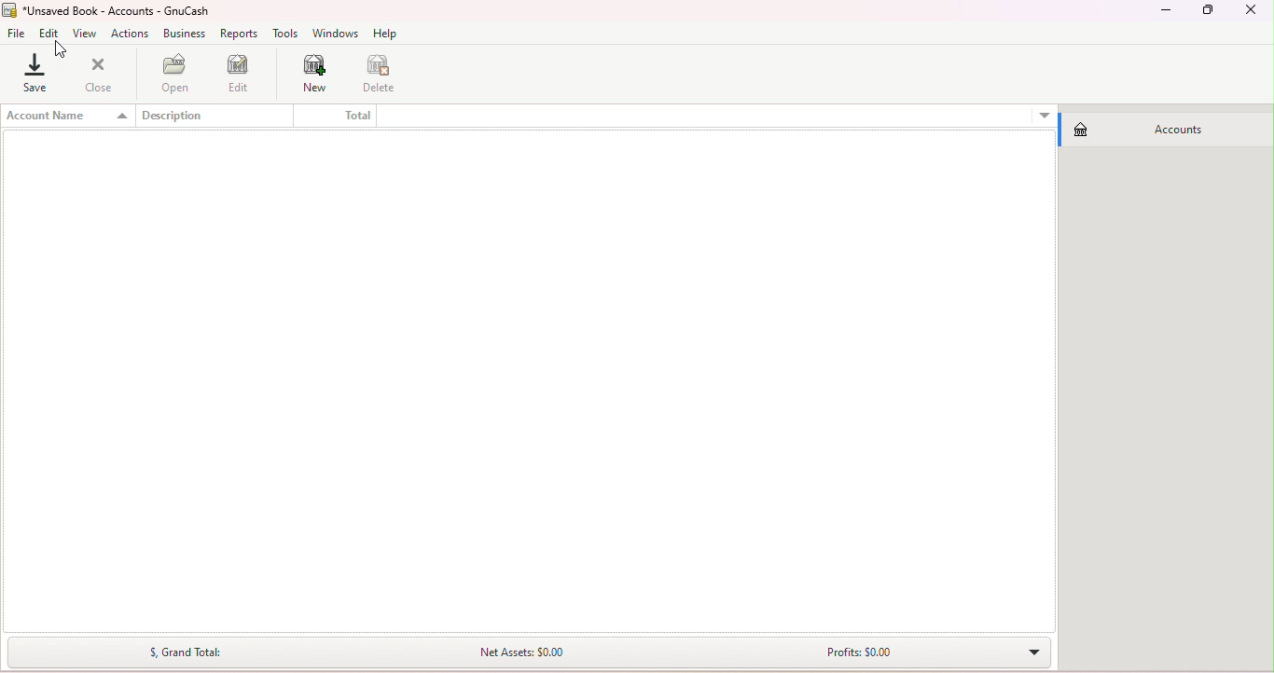  I want to click on Close, so click(103, 77).